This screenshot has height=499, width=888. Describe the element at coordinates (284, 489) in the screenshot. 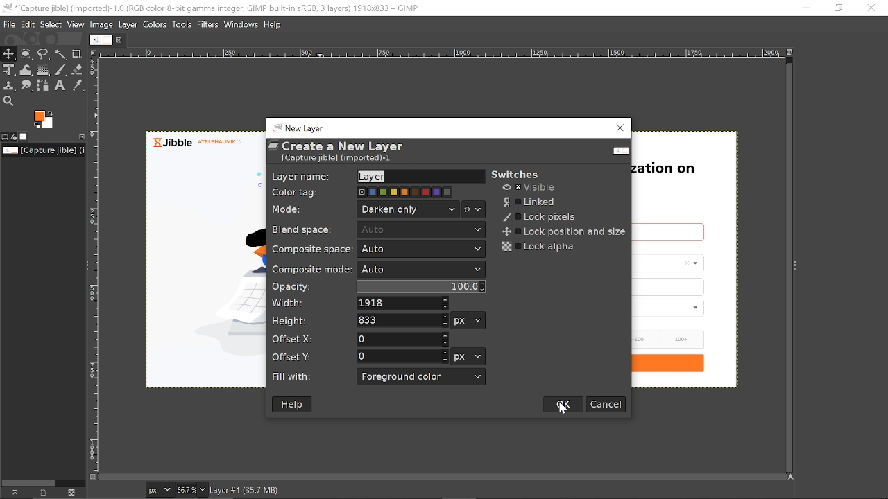

I see `Image info` at that location.